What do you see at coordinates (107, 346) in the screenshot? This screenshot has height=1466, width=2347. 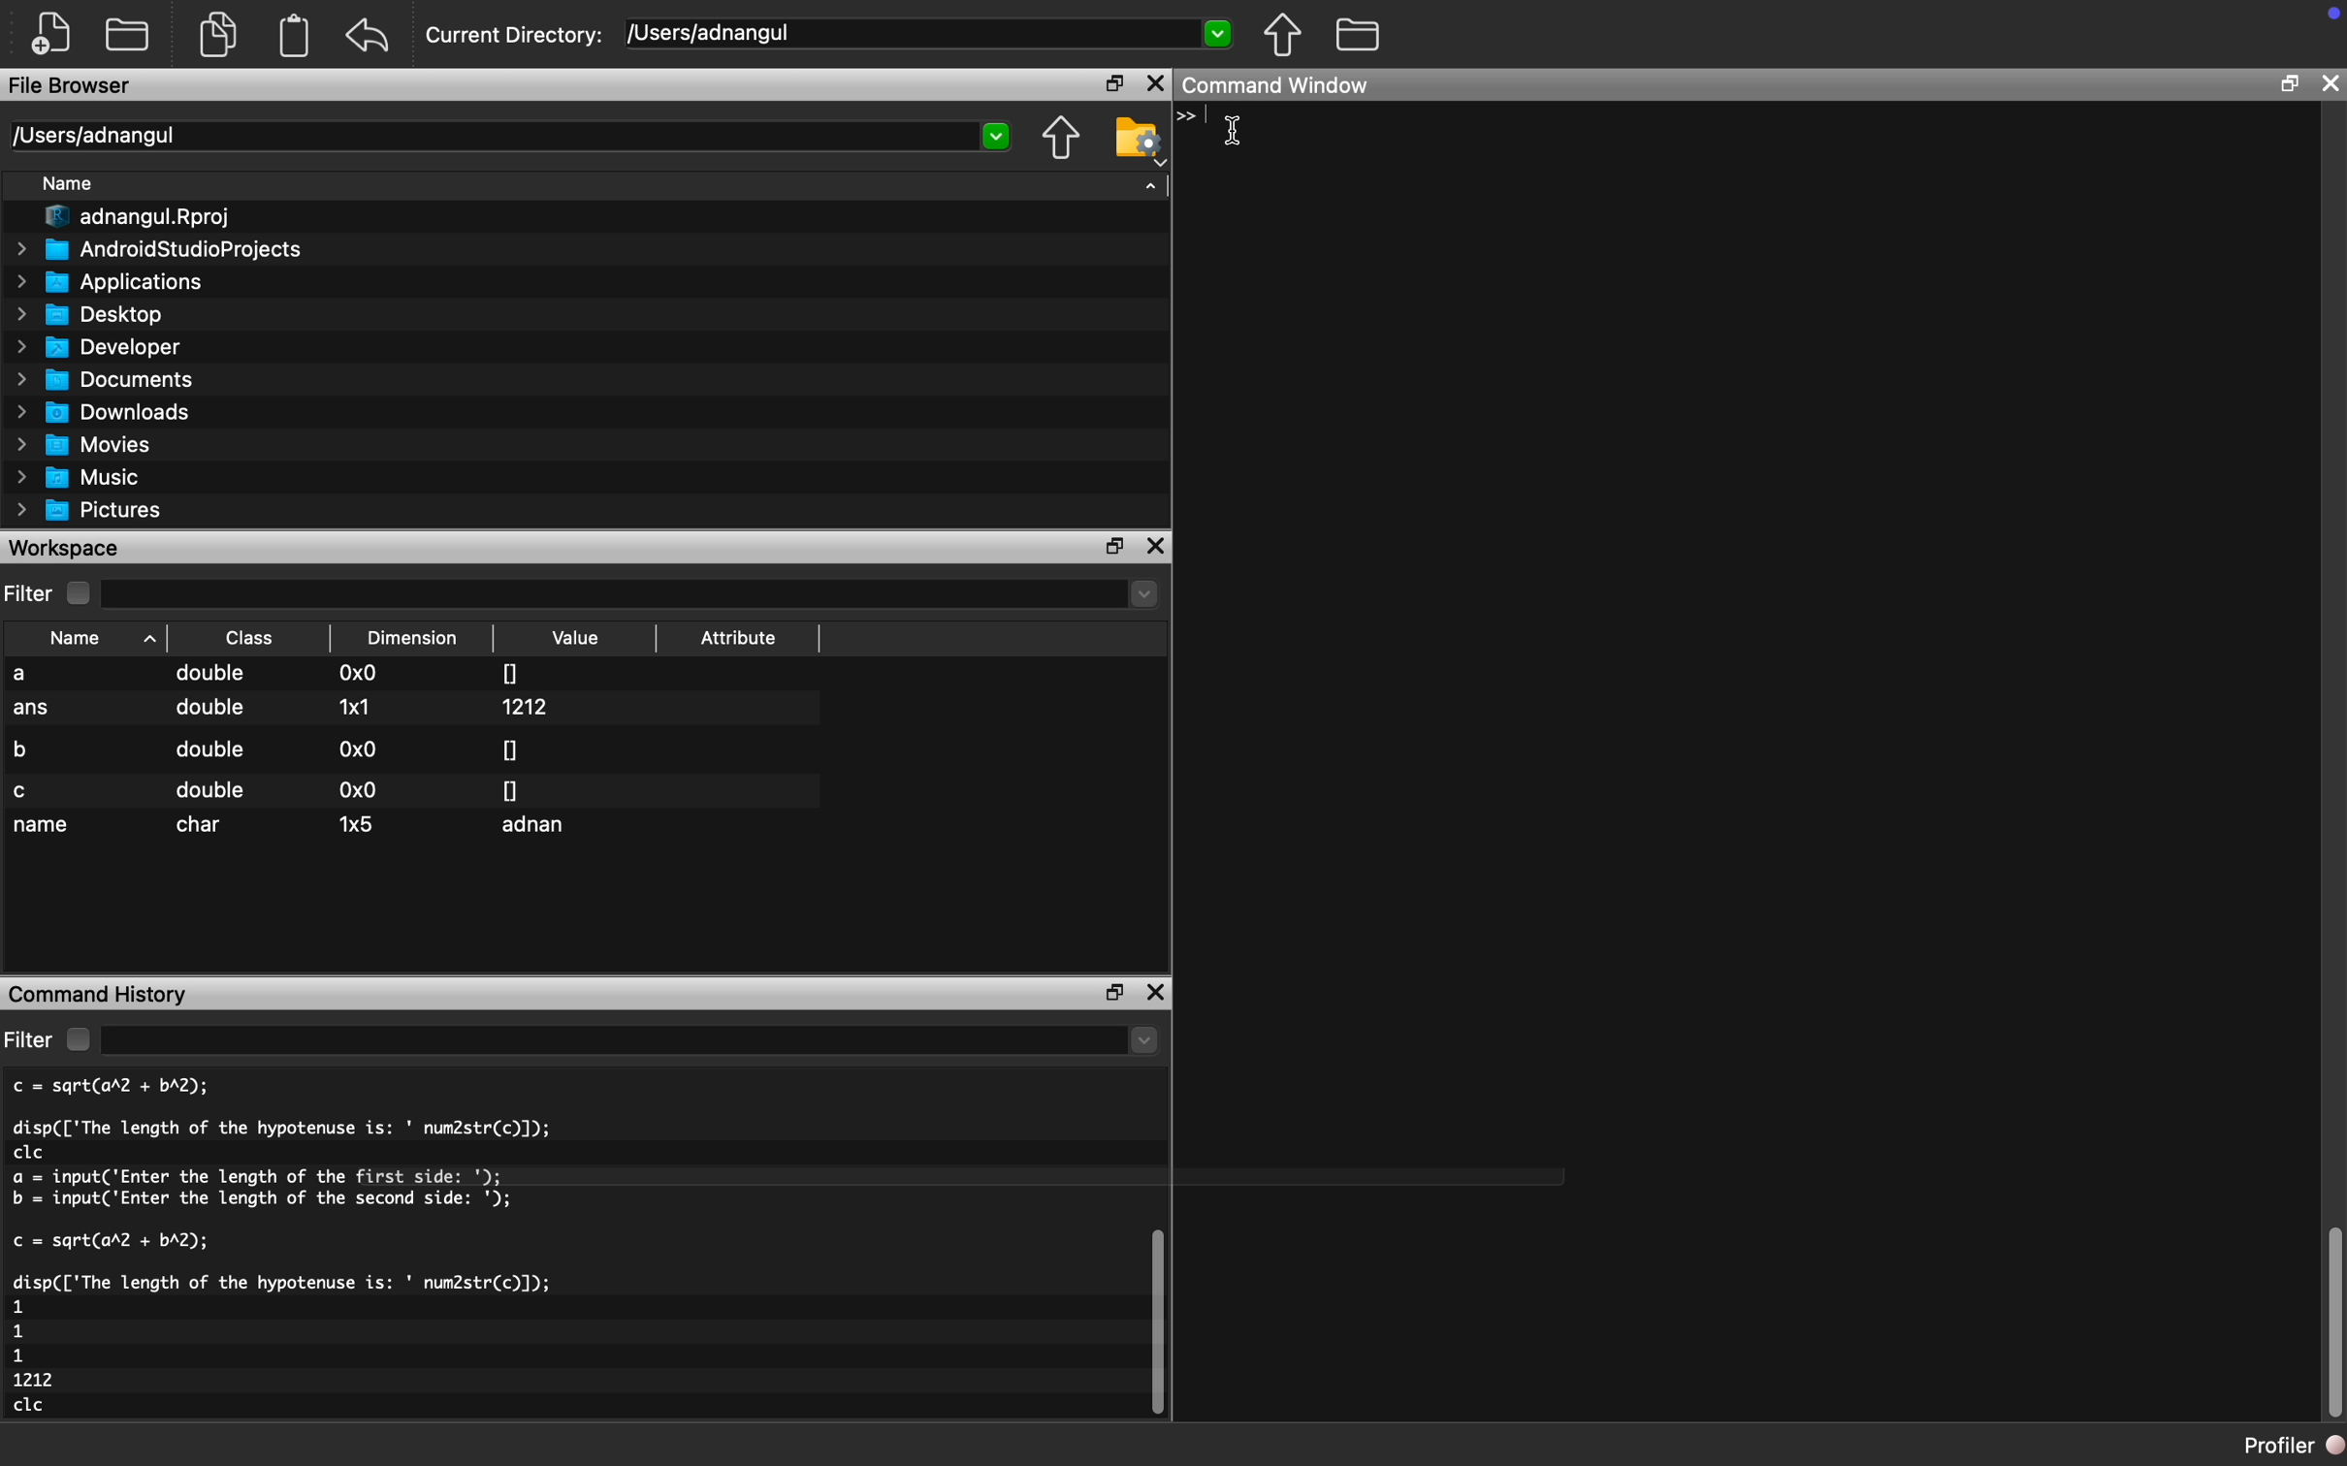 I see `Developer` at bounding box center [107, 346].